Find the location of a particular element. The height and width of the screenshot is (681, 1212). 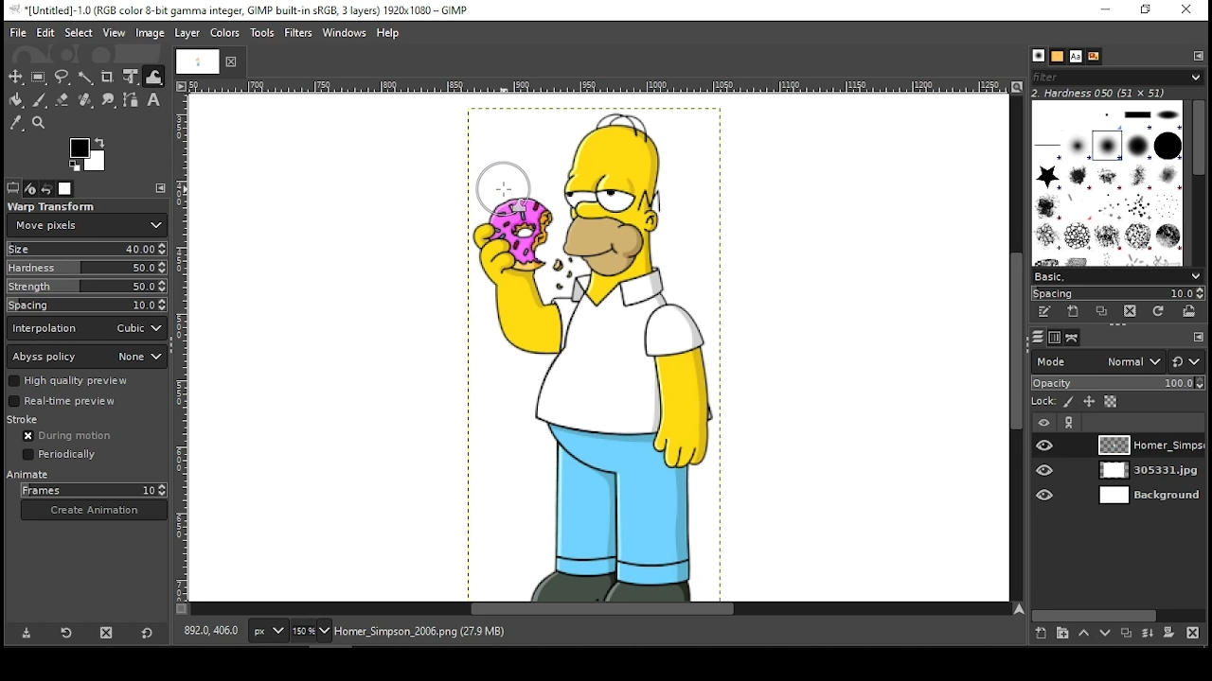

erase tool is located at coordinates (64, 97).